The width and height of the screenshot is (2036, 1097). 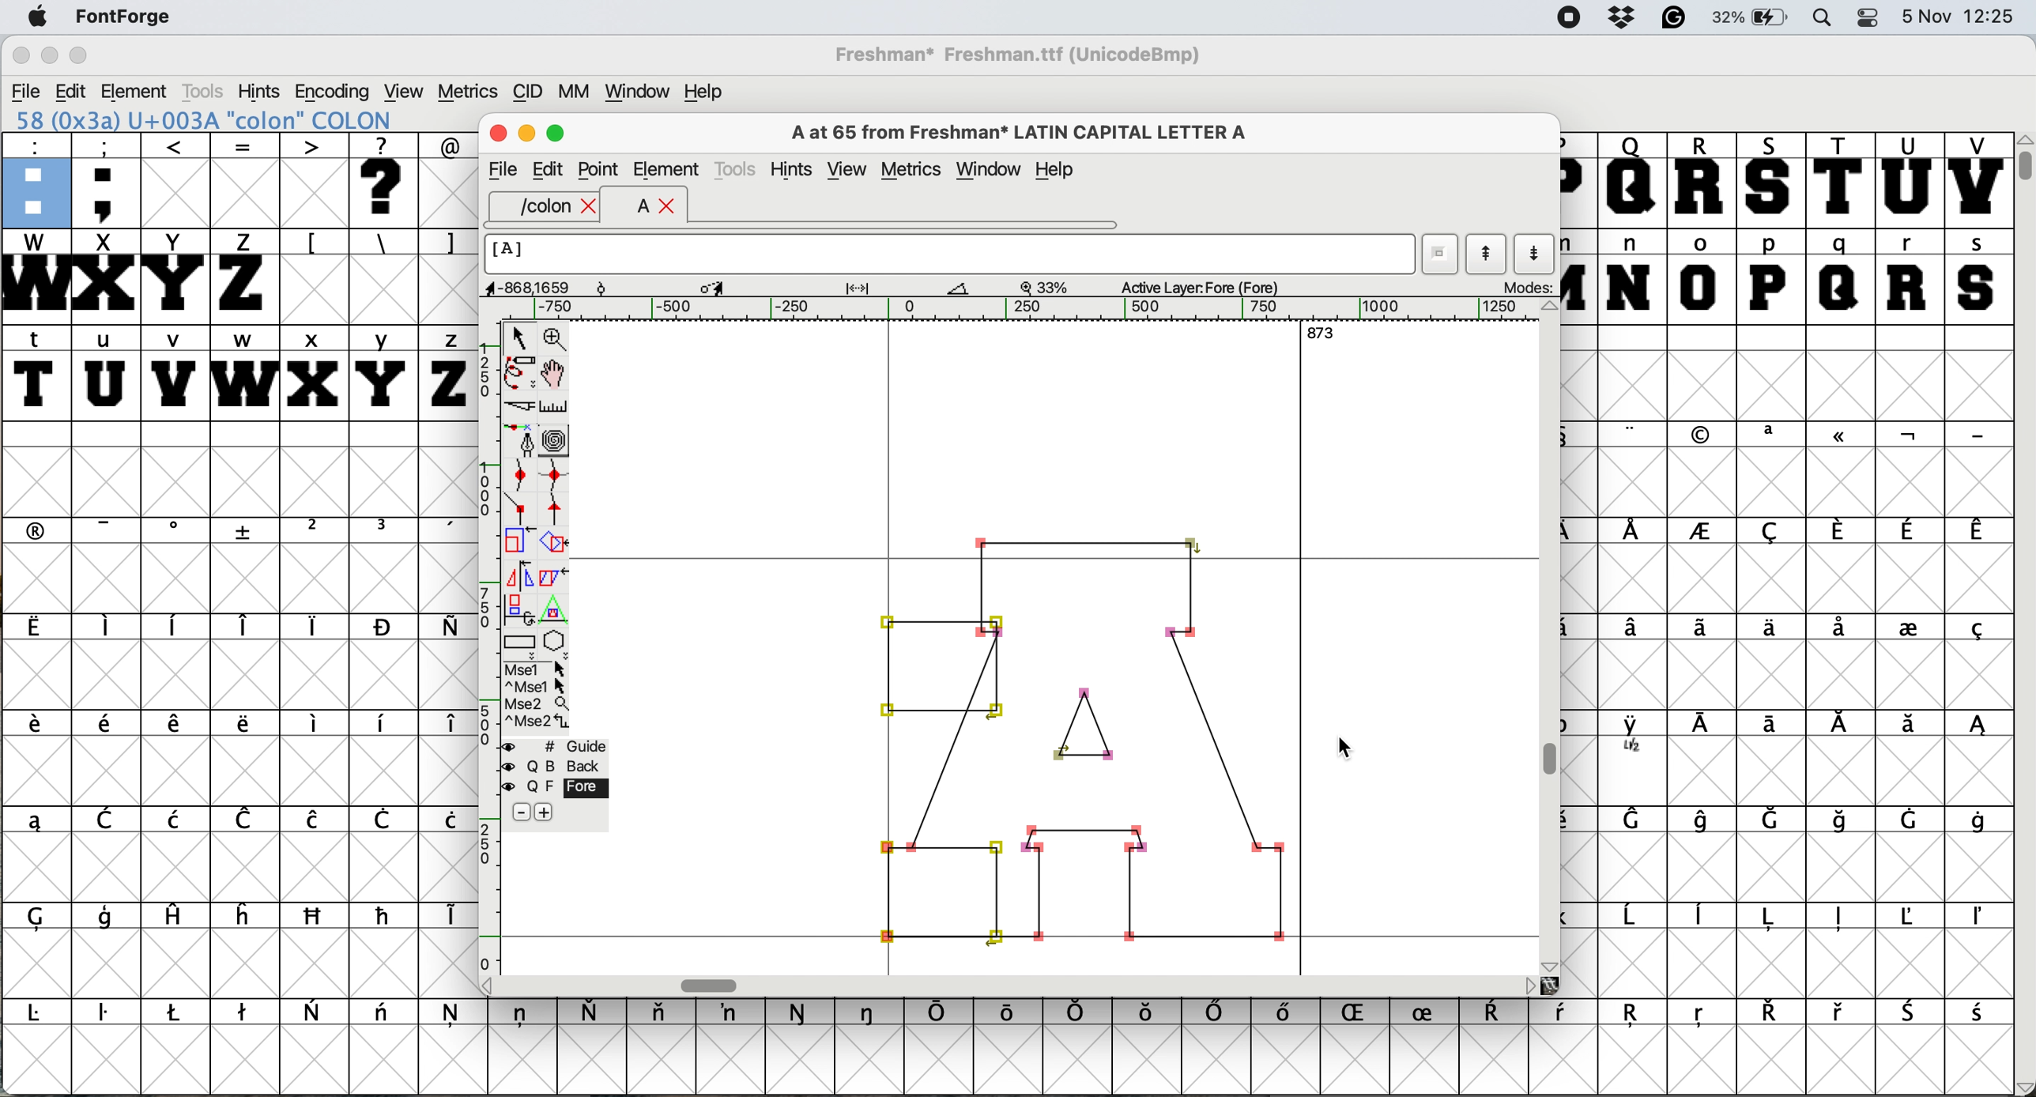 What do you see at coordinates (712, 92) in the screenshot?
I see `help` at bounding box center [712, 92].